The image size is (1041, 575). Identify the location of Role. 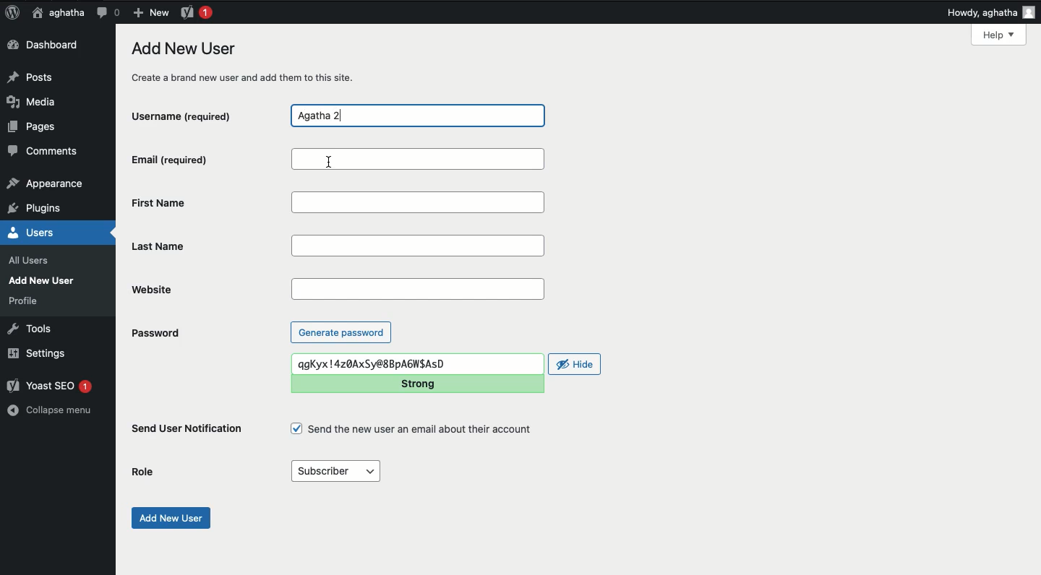
(146, 472).